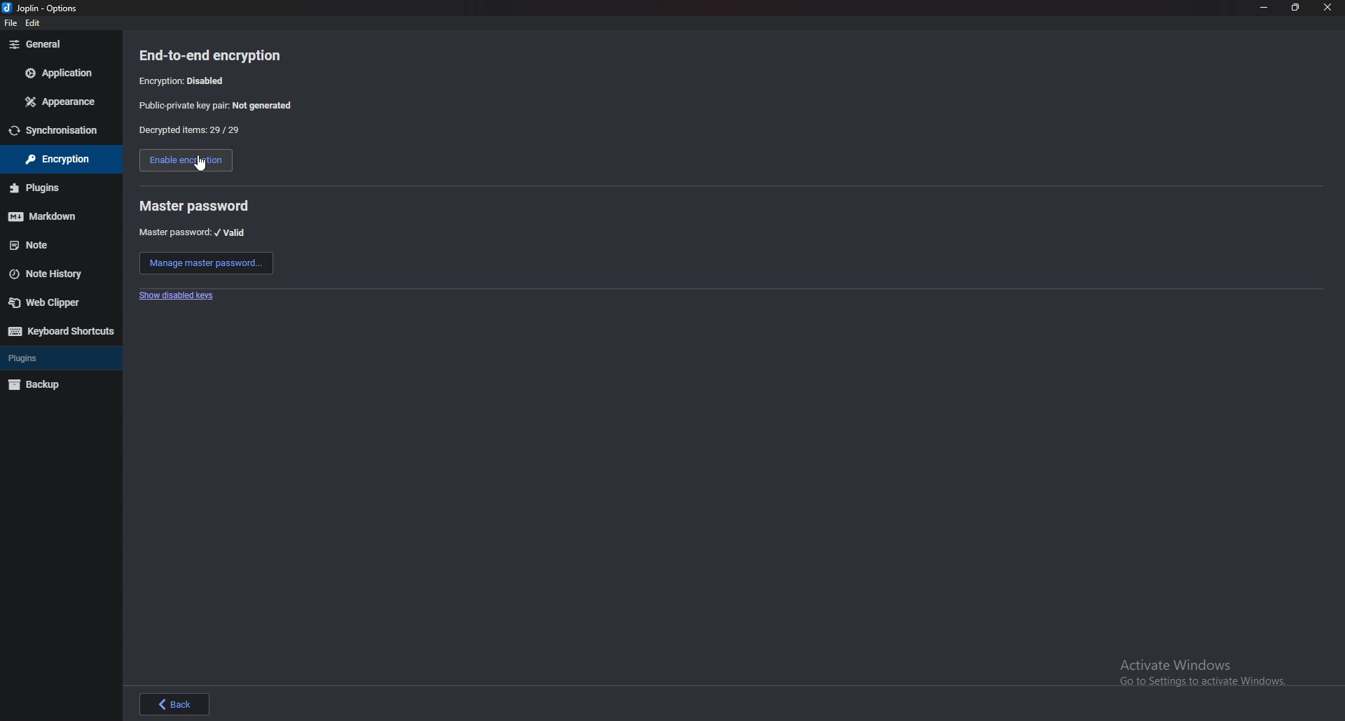 Image resolution: width=1345 pixels, height=721 pixels. I want to click on , so click(1262, 8).